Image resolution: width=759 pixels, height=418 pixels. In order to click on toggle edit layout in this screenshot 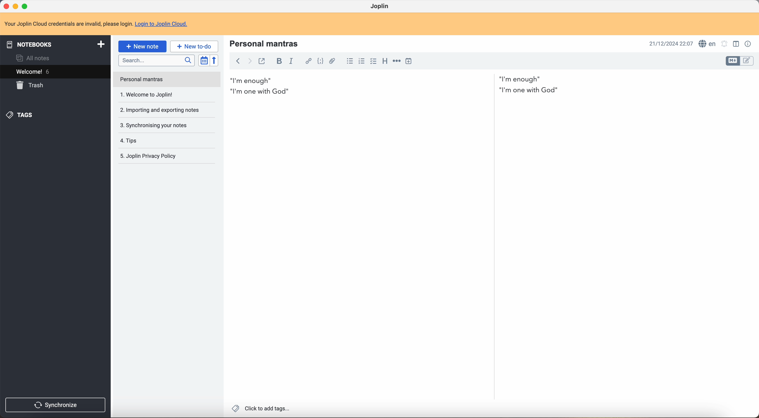, I will do `click(733, 61)`.